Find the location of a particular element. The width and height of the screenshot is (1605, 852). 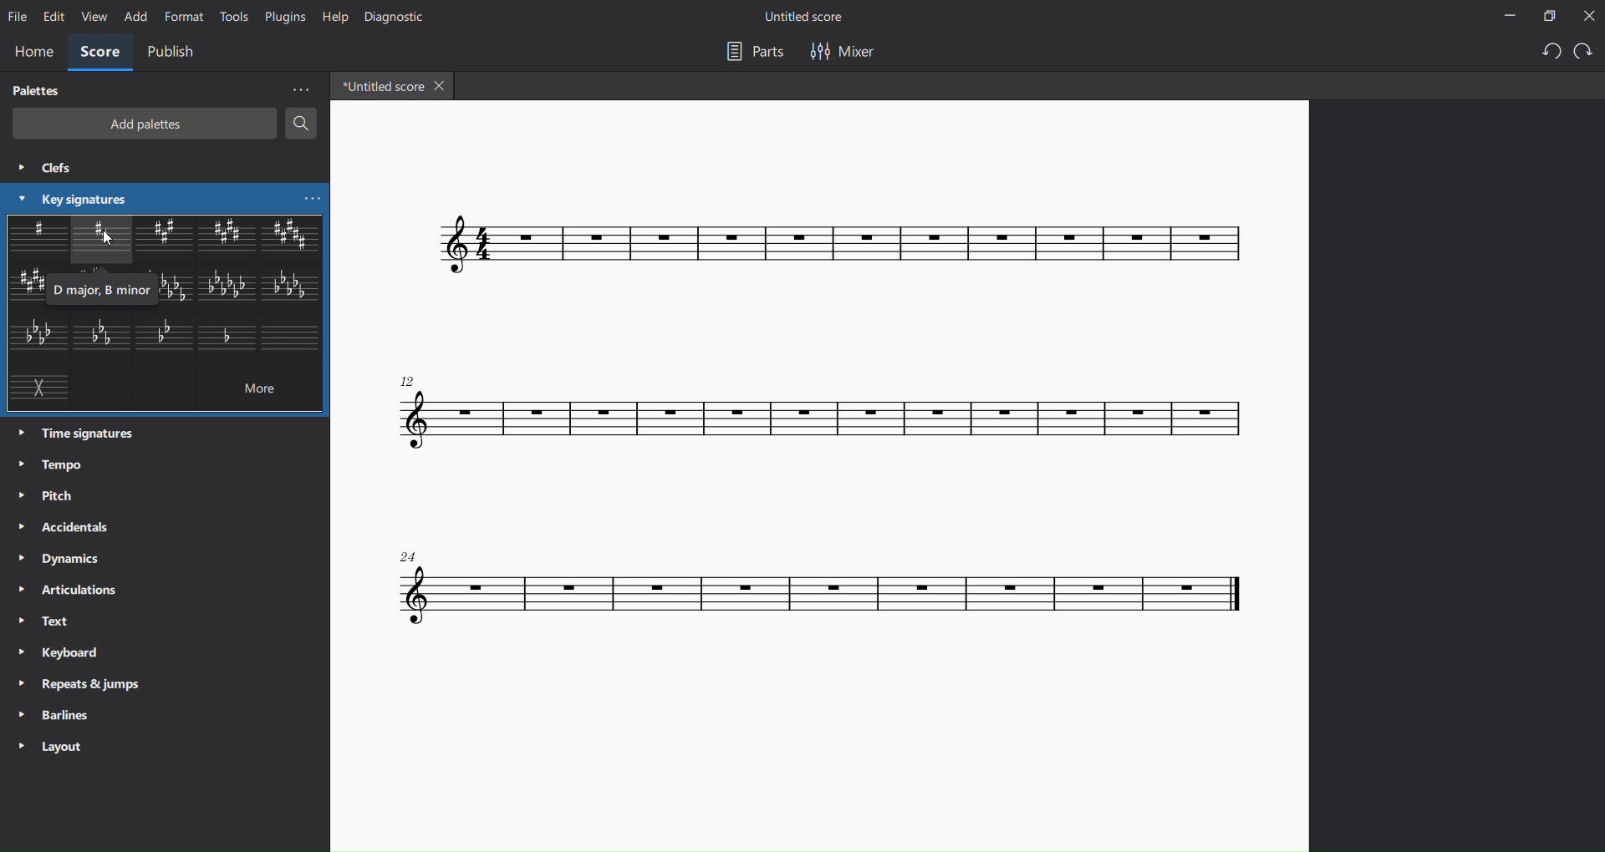

pitch is located at coordinates (59, 495).